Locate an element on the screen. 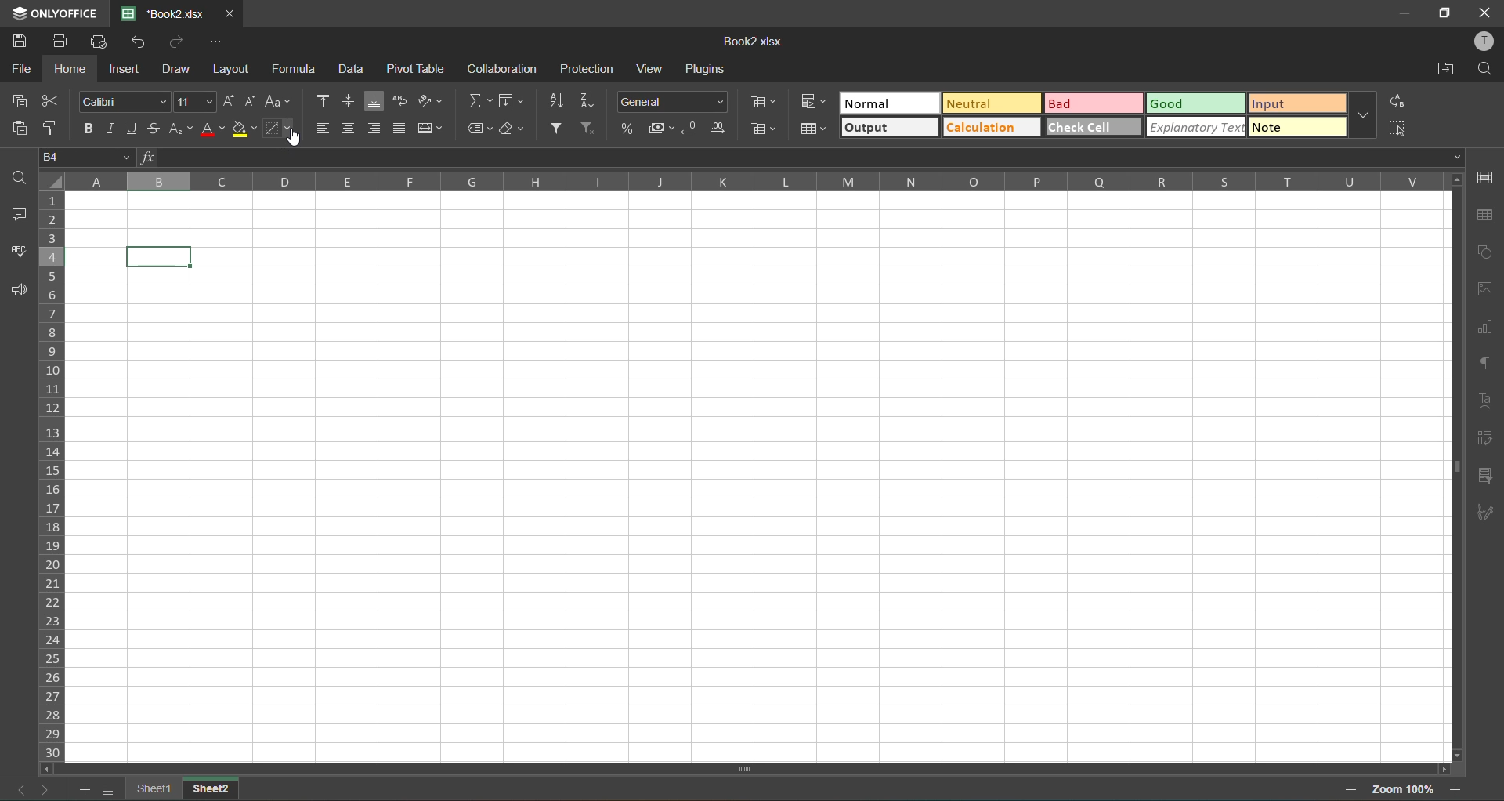  find is located at coordinates (1484, 71).